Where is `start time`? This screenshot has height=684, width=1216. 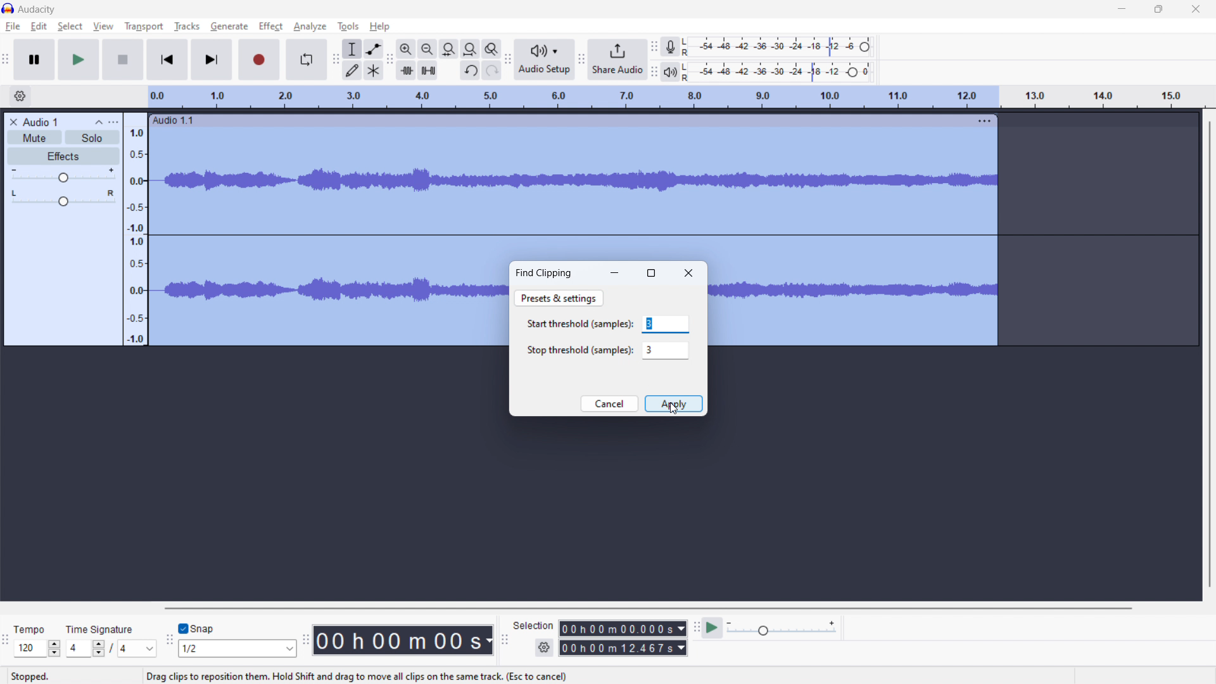 start time is located at coordinates (622, 628).